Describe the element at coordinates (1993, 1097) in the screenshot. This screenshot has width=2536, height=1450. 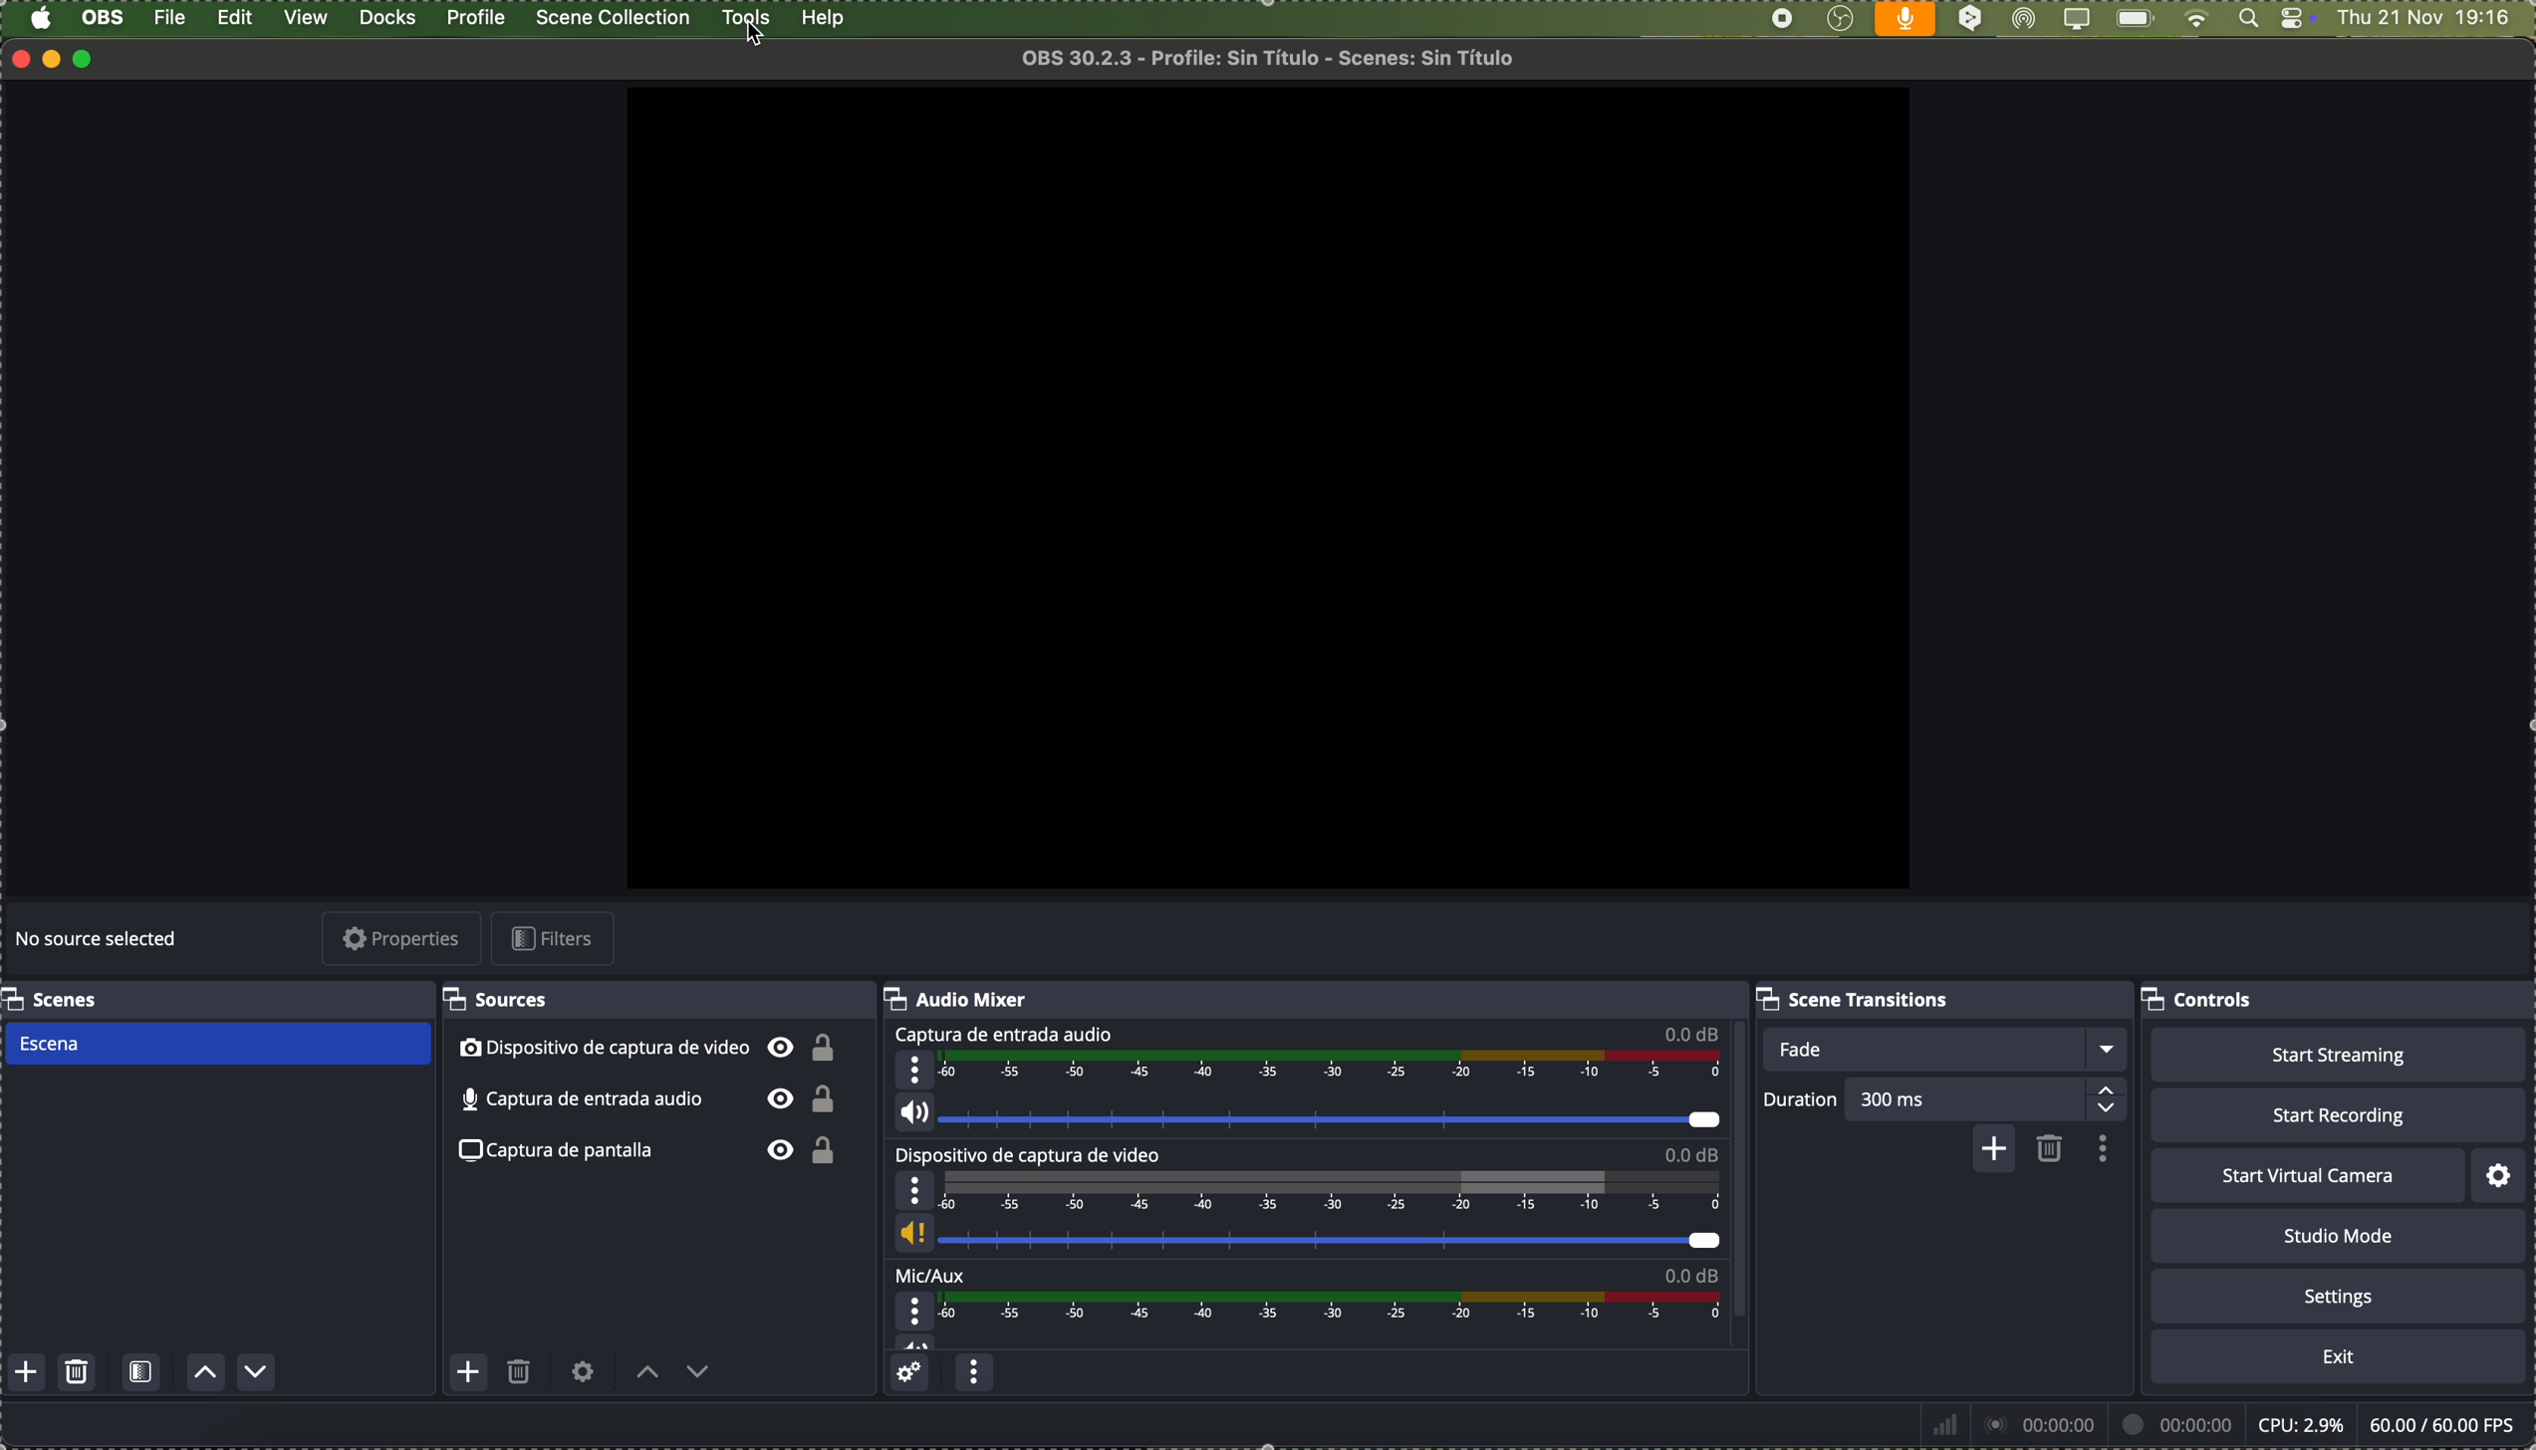
I see `300 ms` at that location.